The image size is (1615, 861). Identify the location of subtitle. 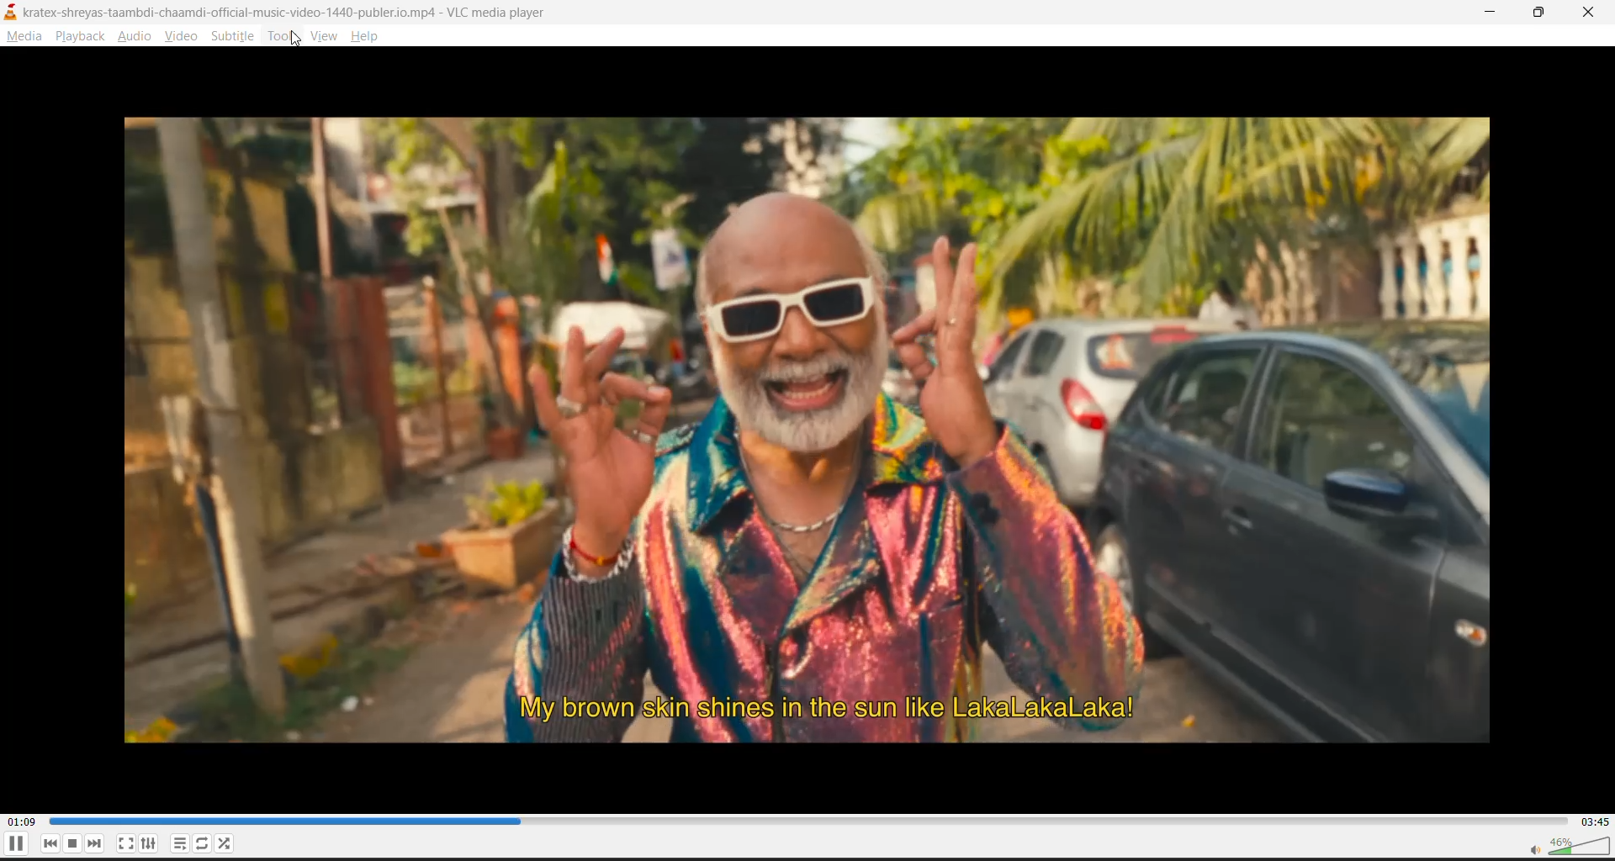
(236, 36).